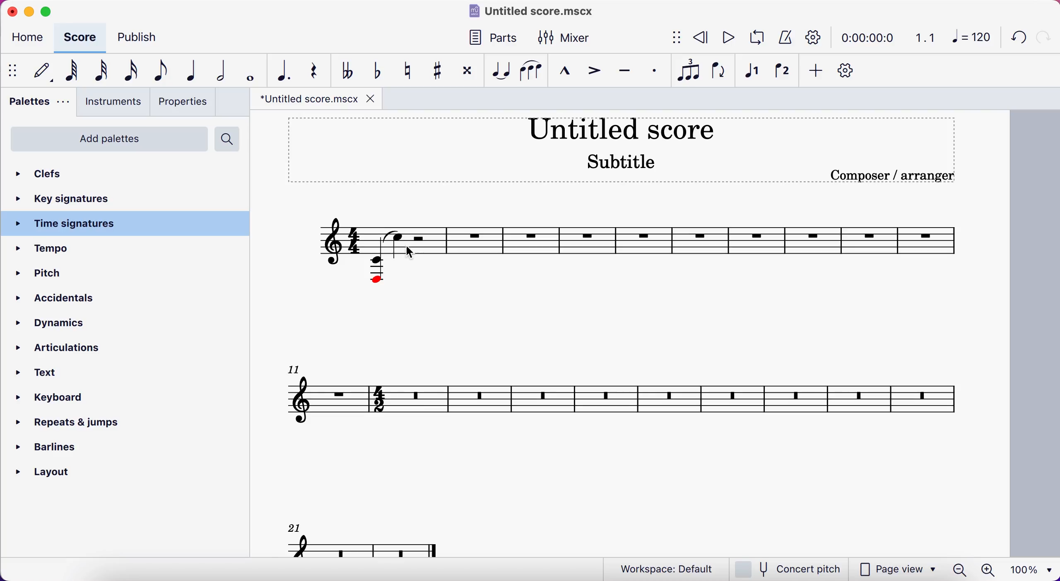 This screenshot has width=1060, height=581. I want to click on search palette, so click(230, 141).